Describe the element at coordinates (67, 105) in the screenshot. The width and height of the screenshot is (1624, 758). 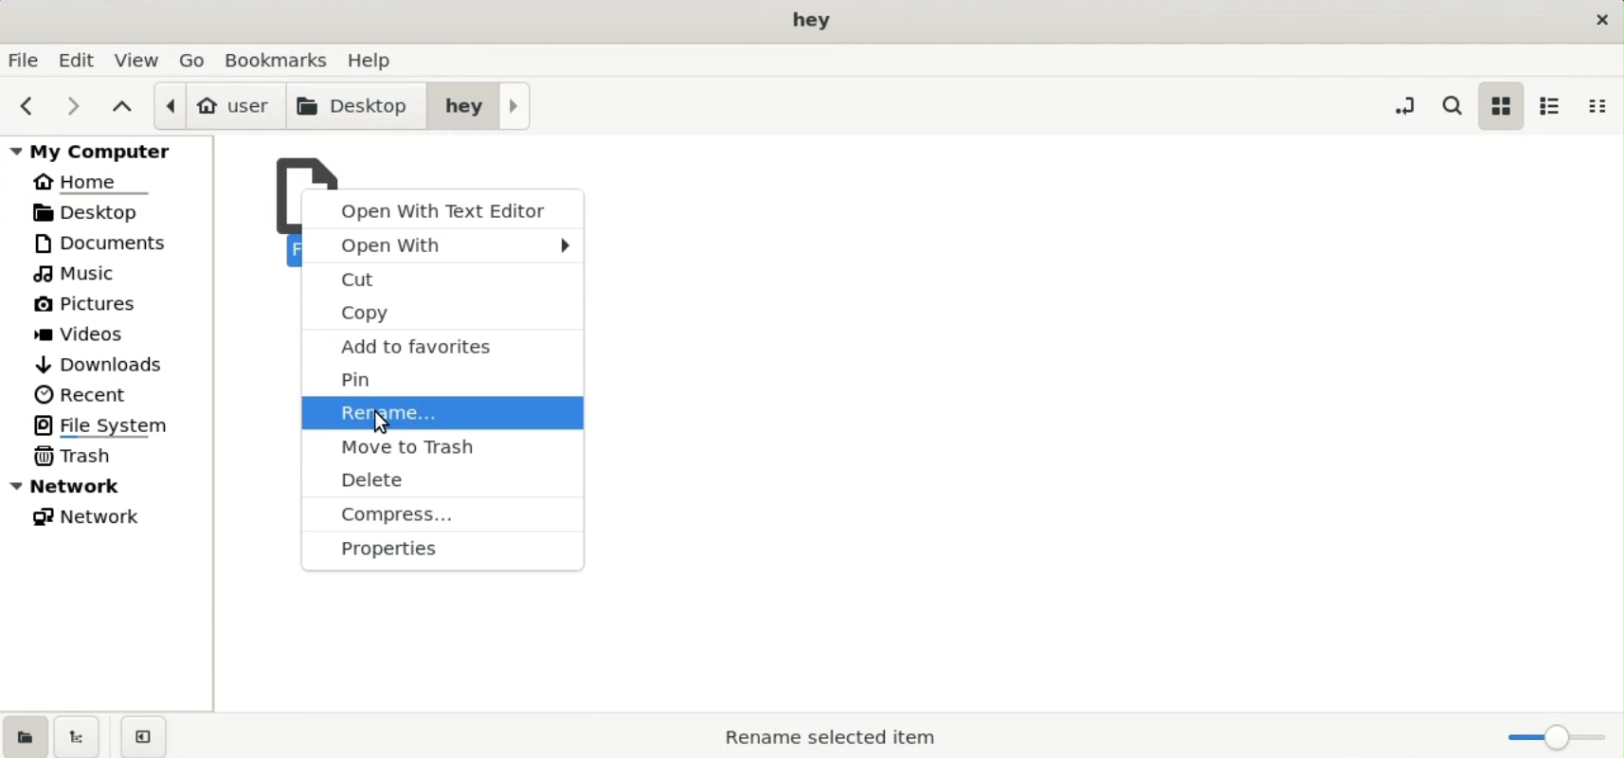
I see `next` at that location.